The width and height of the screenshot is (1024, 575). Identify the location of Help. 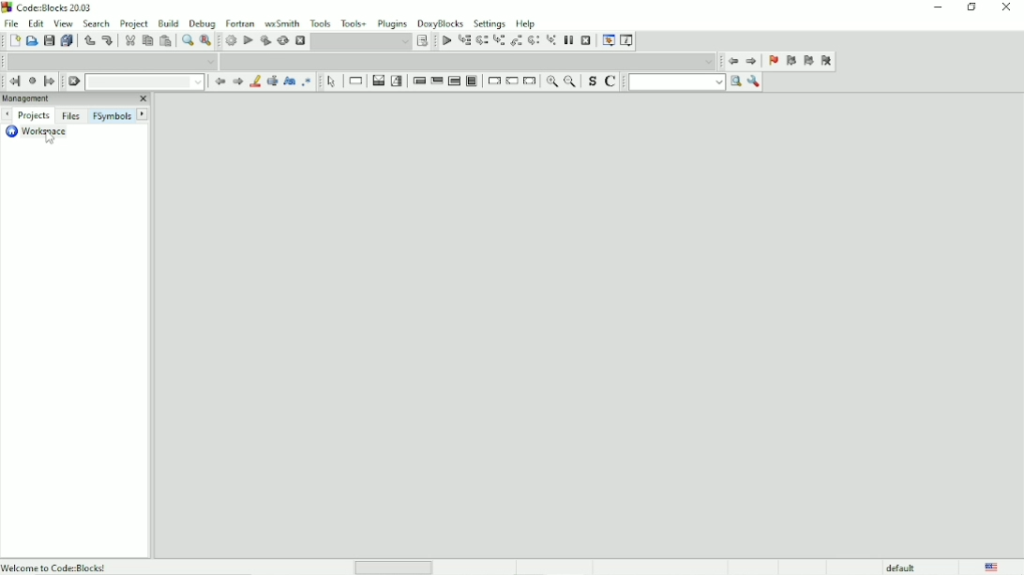
(525, 22).